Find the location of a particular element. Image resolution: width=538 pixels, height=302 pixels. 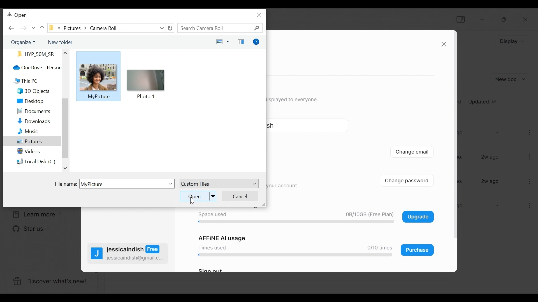

Display is located at coordinates (511, 41).